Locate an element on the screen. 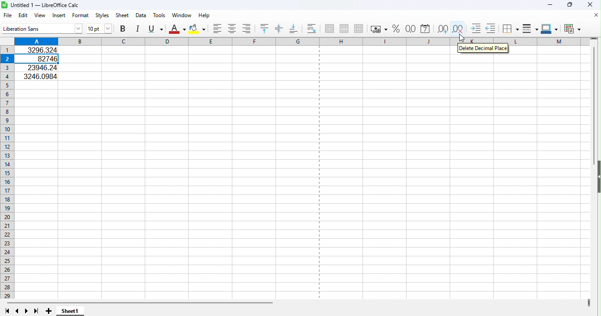  Data is located at coordinates (140, 16).